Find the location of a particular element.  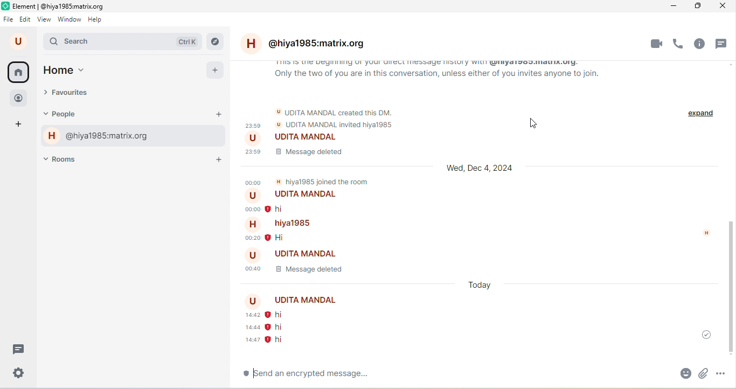

hi is located at coordinates (277, 327).